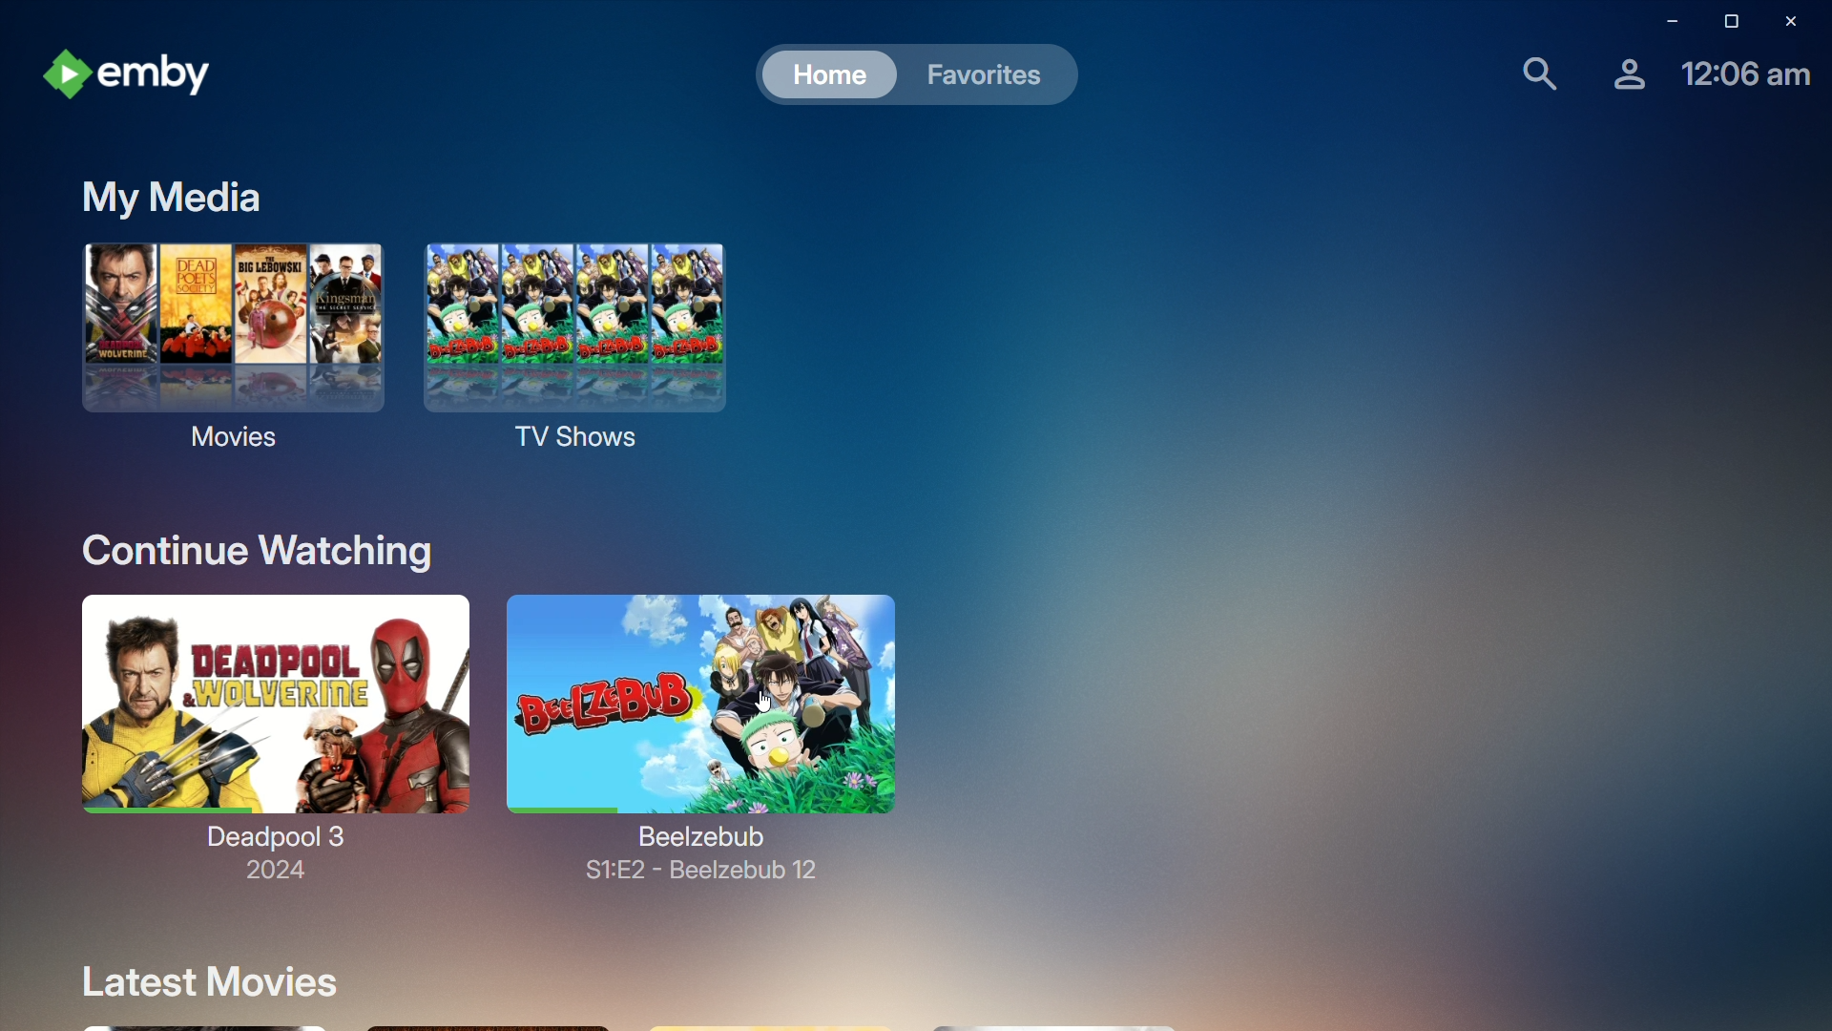  What do you see at coordinates (708, 870) in the screenshot?
I see `S1:E2 - Beelzebub 12` at bounding box center [708, 870].